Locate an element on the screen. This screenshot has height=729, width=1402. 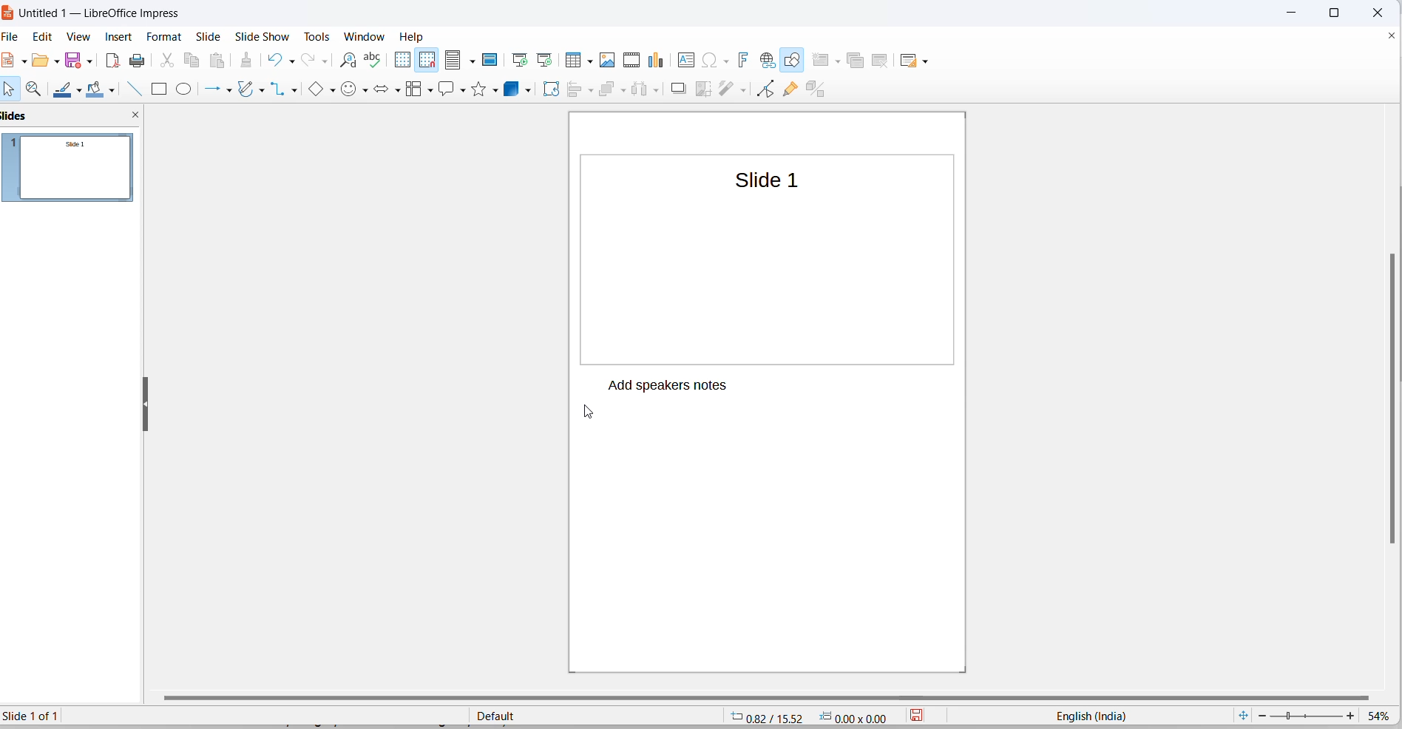
zoom and pan is located at coordinates (38, 89).